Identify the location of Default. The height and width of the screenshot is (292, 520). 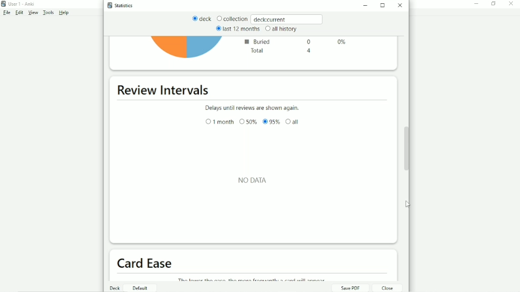
(139, 288).